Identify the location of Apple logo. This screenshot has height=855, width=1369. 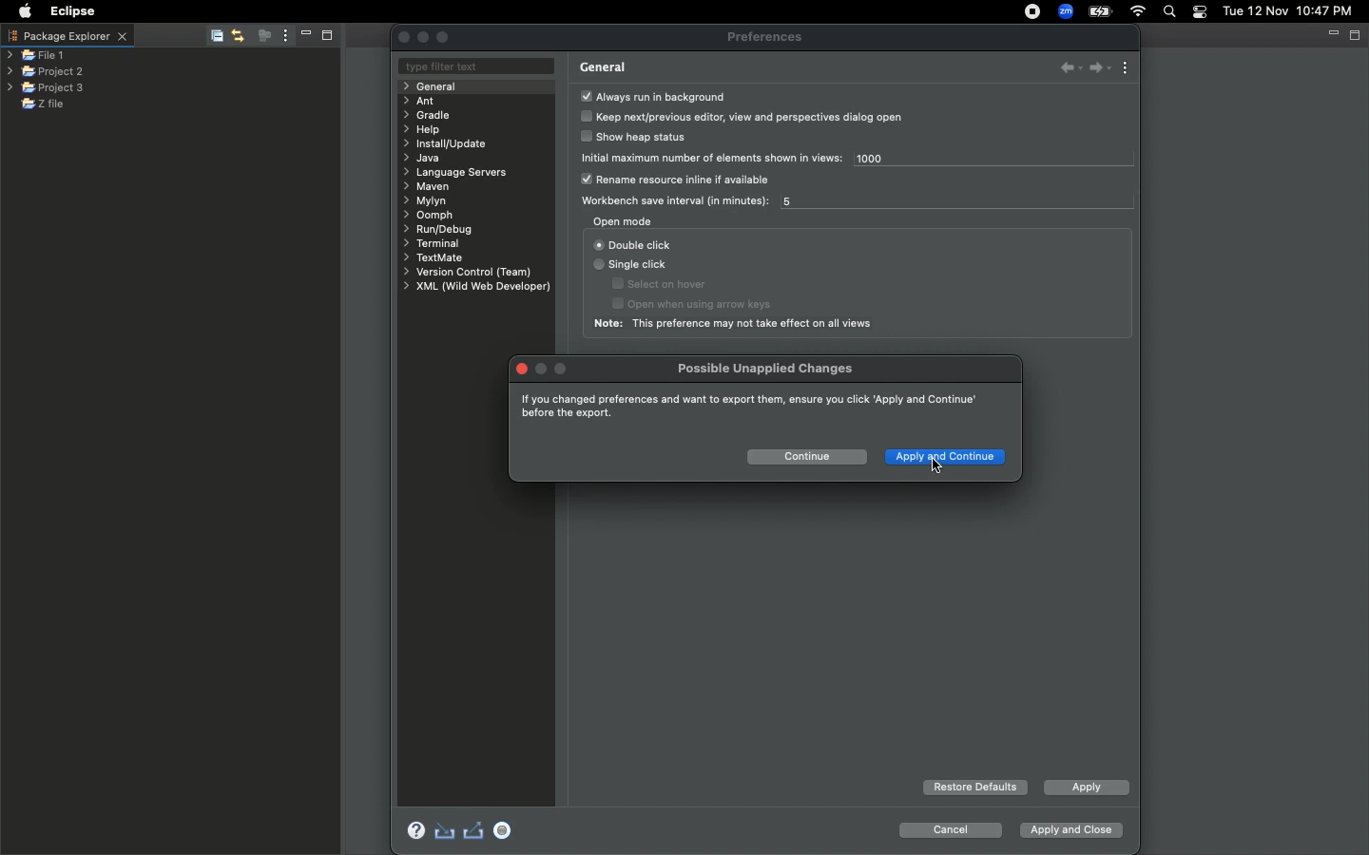
(25, 13).